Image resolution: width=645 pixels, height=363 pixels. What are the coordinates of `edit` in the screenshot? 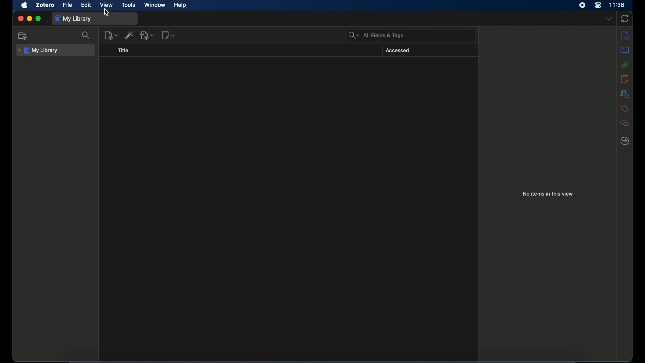 It's located at (87, 5).